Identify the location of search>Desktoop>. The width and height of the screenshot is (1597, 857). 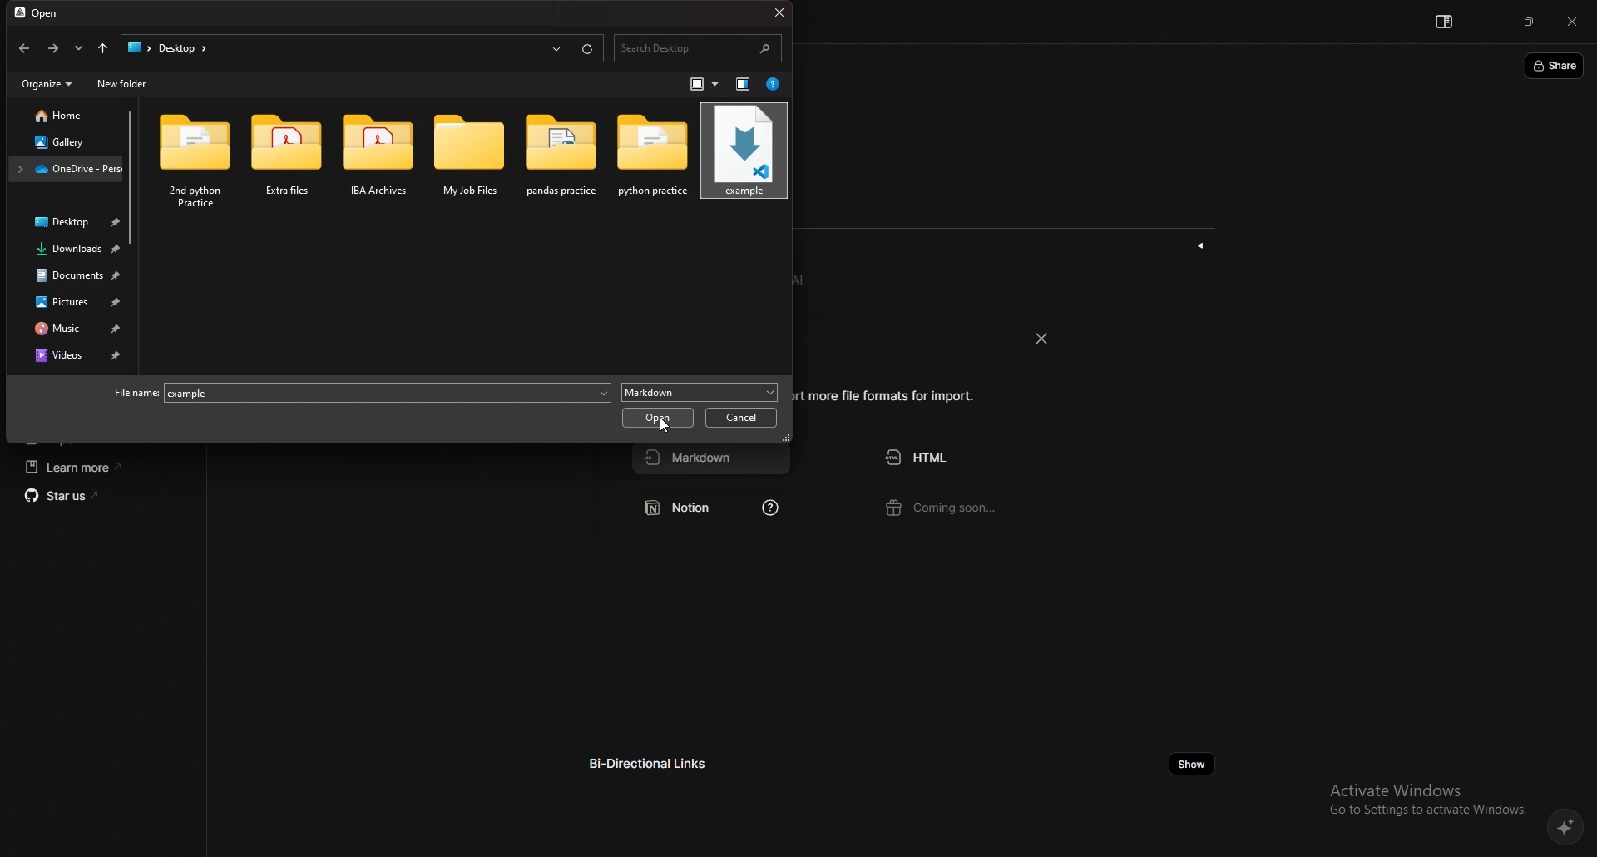
(177, 48).